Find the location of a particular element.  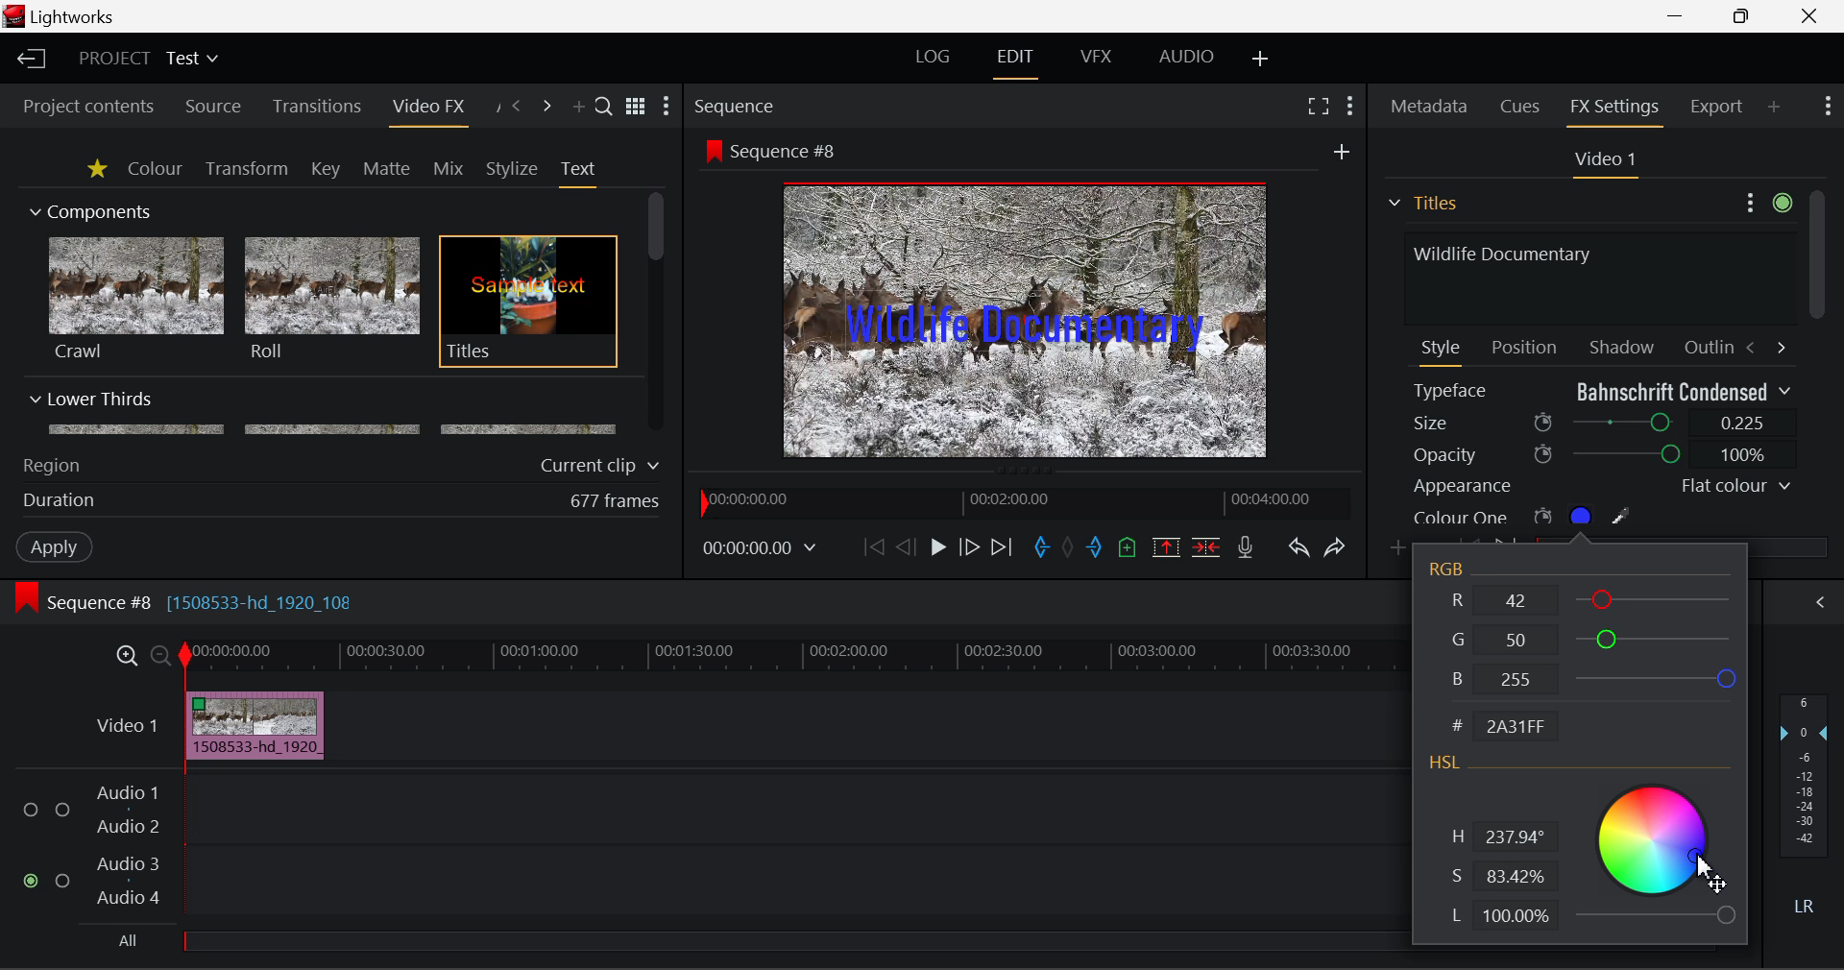

H is located at coordinates (1502, 838).